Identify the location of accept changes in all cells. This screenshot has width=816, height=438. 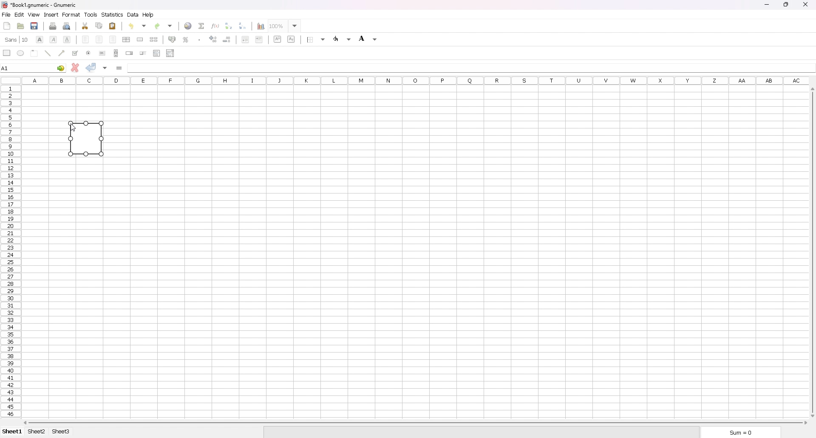
(106, 68).